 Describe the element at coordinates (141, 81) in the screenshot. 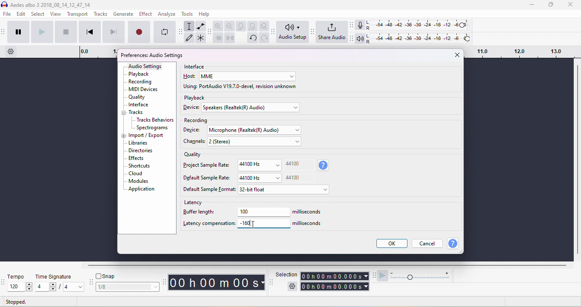

I see `recording` at that location.